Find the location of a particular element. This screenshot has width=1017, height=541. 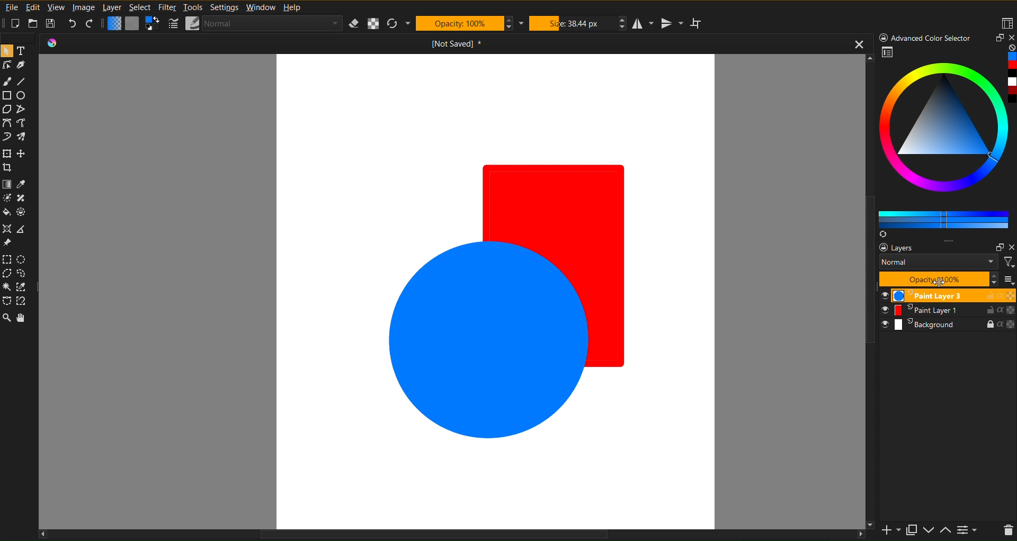

Zoom is located at coordinates (6, 320).